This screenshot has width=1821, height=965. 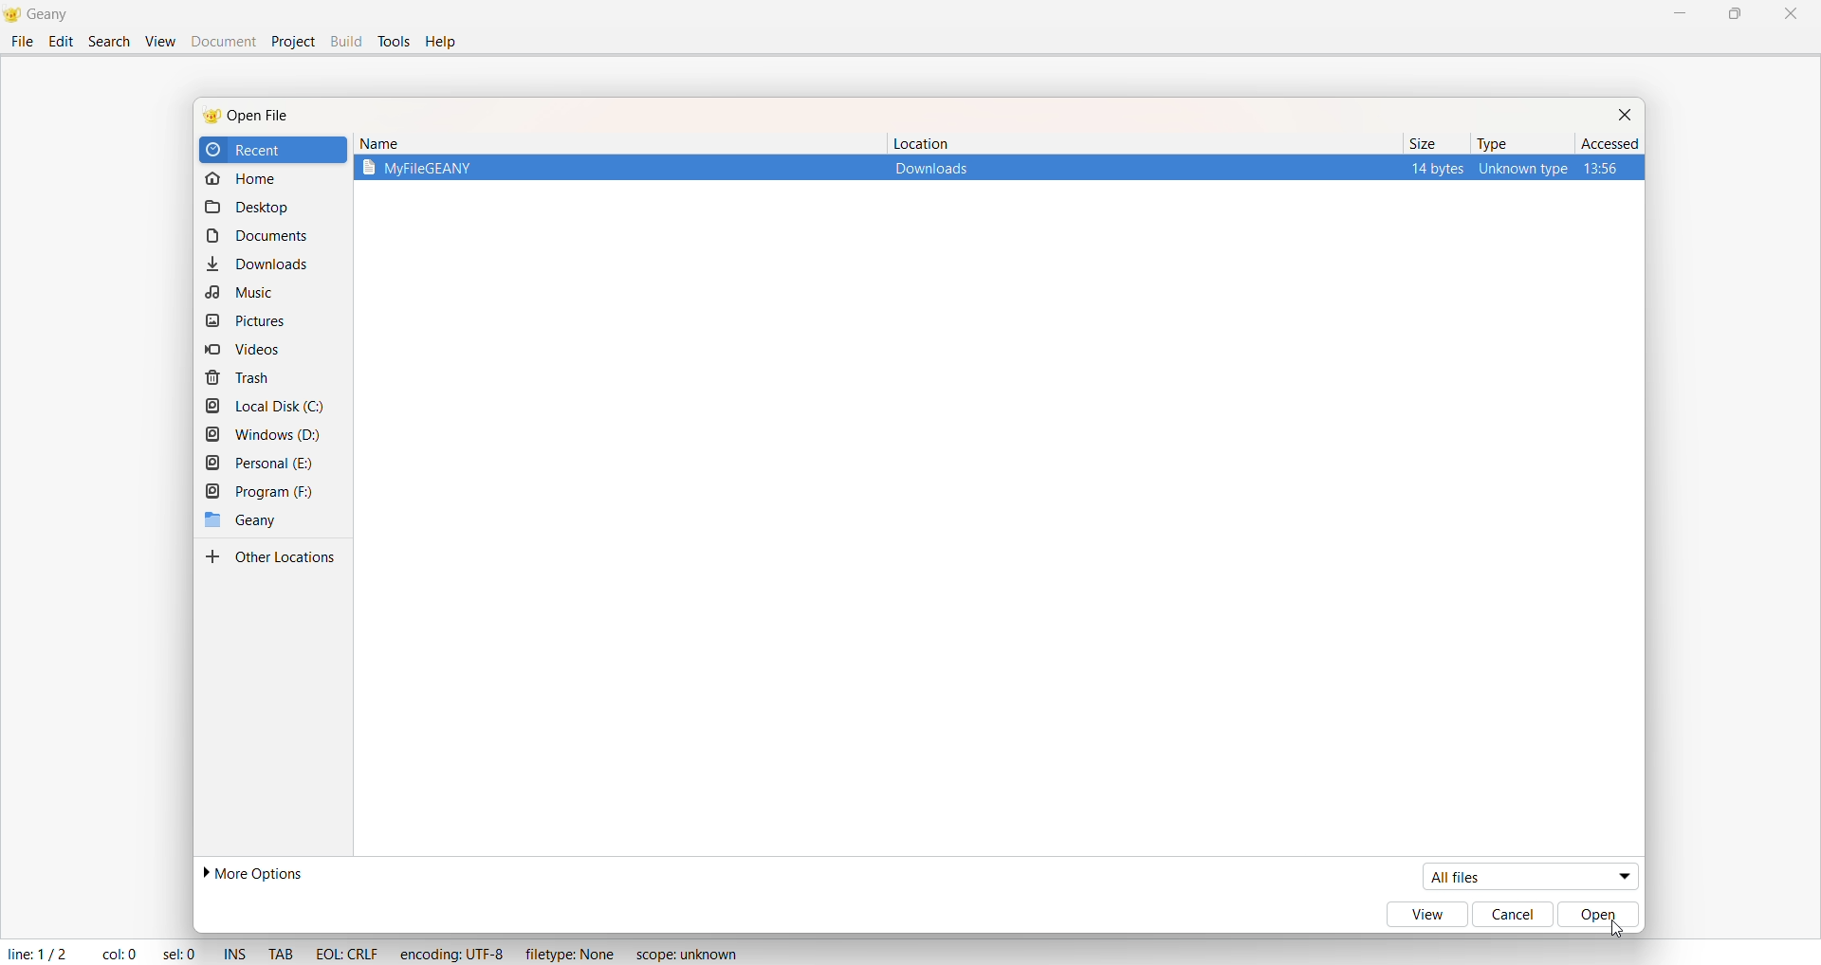 What do you see at coordinates (178, 953) in the screenshot?
I see `sel: 0` at bounding box center [178, 953].